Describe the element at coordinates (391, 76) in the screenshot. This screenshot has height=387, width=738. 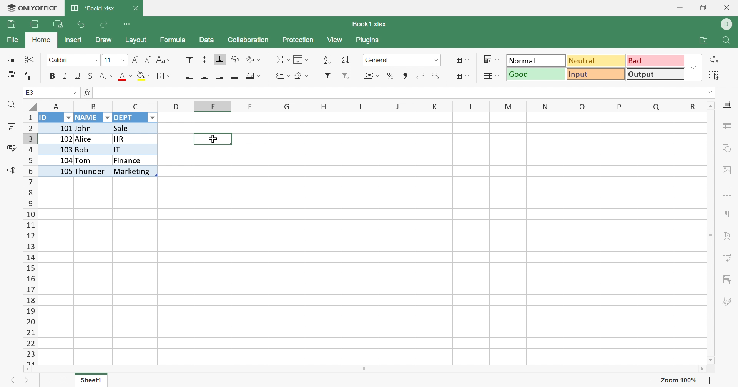
I see `Percent` at that location.